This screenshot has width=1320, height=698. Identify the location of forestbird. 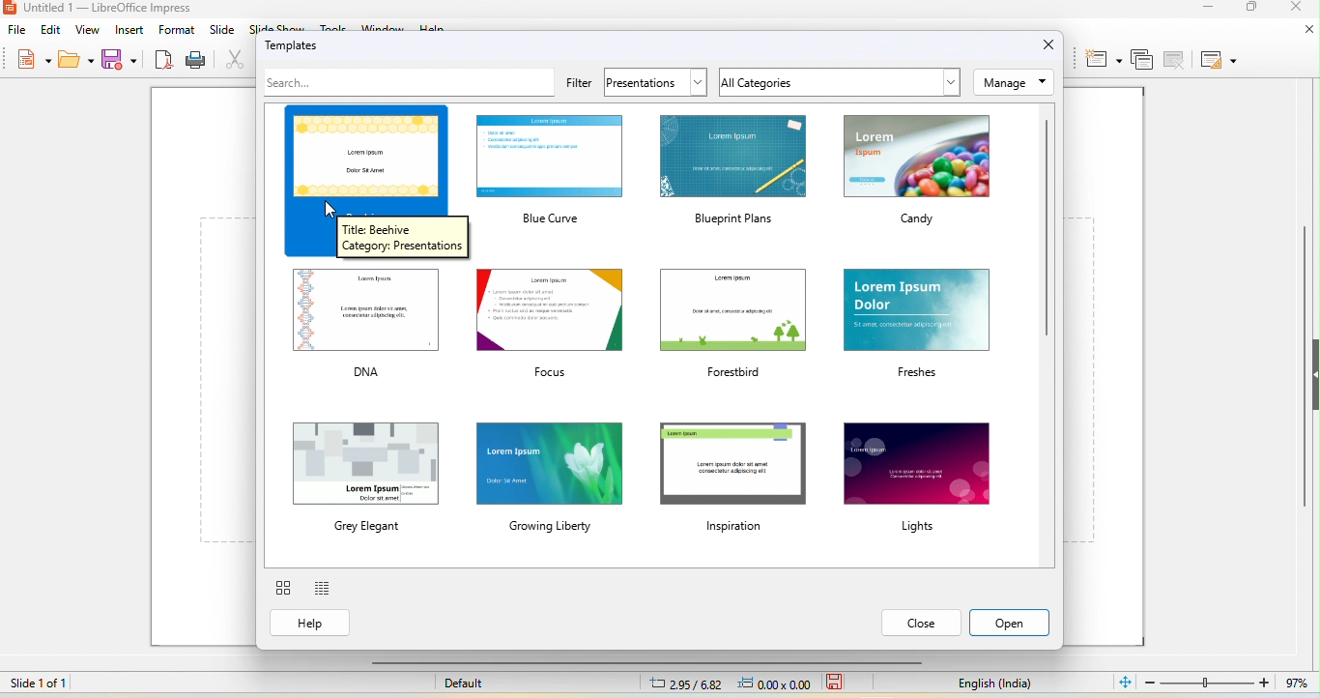
(733, 325).